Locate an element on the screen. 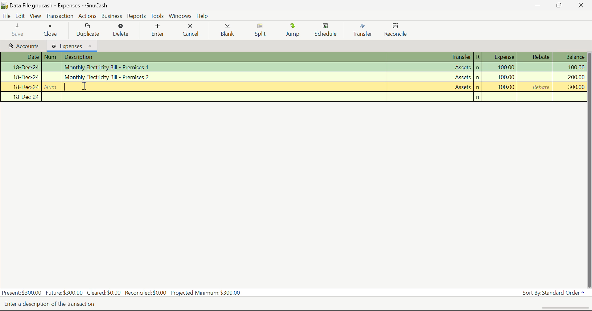  Delete is located at coordinates (122, 31).